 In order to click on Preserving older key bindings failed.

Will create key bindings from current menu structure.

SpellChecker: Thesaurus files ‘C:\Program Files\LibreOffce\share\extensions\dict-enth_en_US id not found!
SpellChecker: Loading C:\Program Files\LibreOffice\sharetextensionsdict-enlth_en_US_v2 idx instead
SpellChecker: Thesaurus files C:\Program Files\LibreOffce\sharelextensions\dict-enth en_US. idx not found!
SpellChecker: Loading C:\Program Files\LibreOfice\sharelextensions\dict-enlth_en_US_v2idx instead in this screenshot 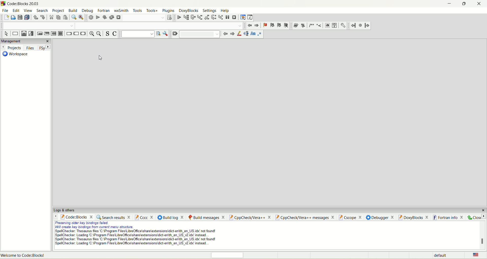, I will do `click(133, 235)`.